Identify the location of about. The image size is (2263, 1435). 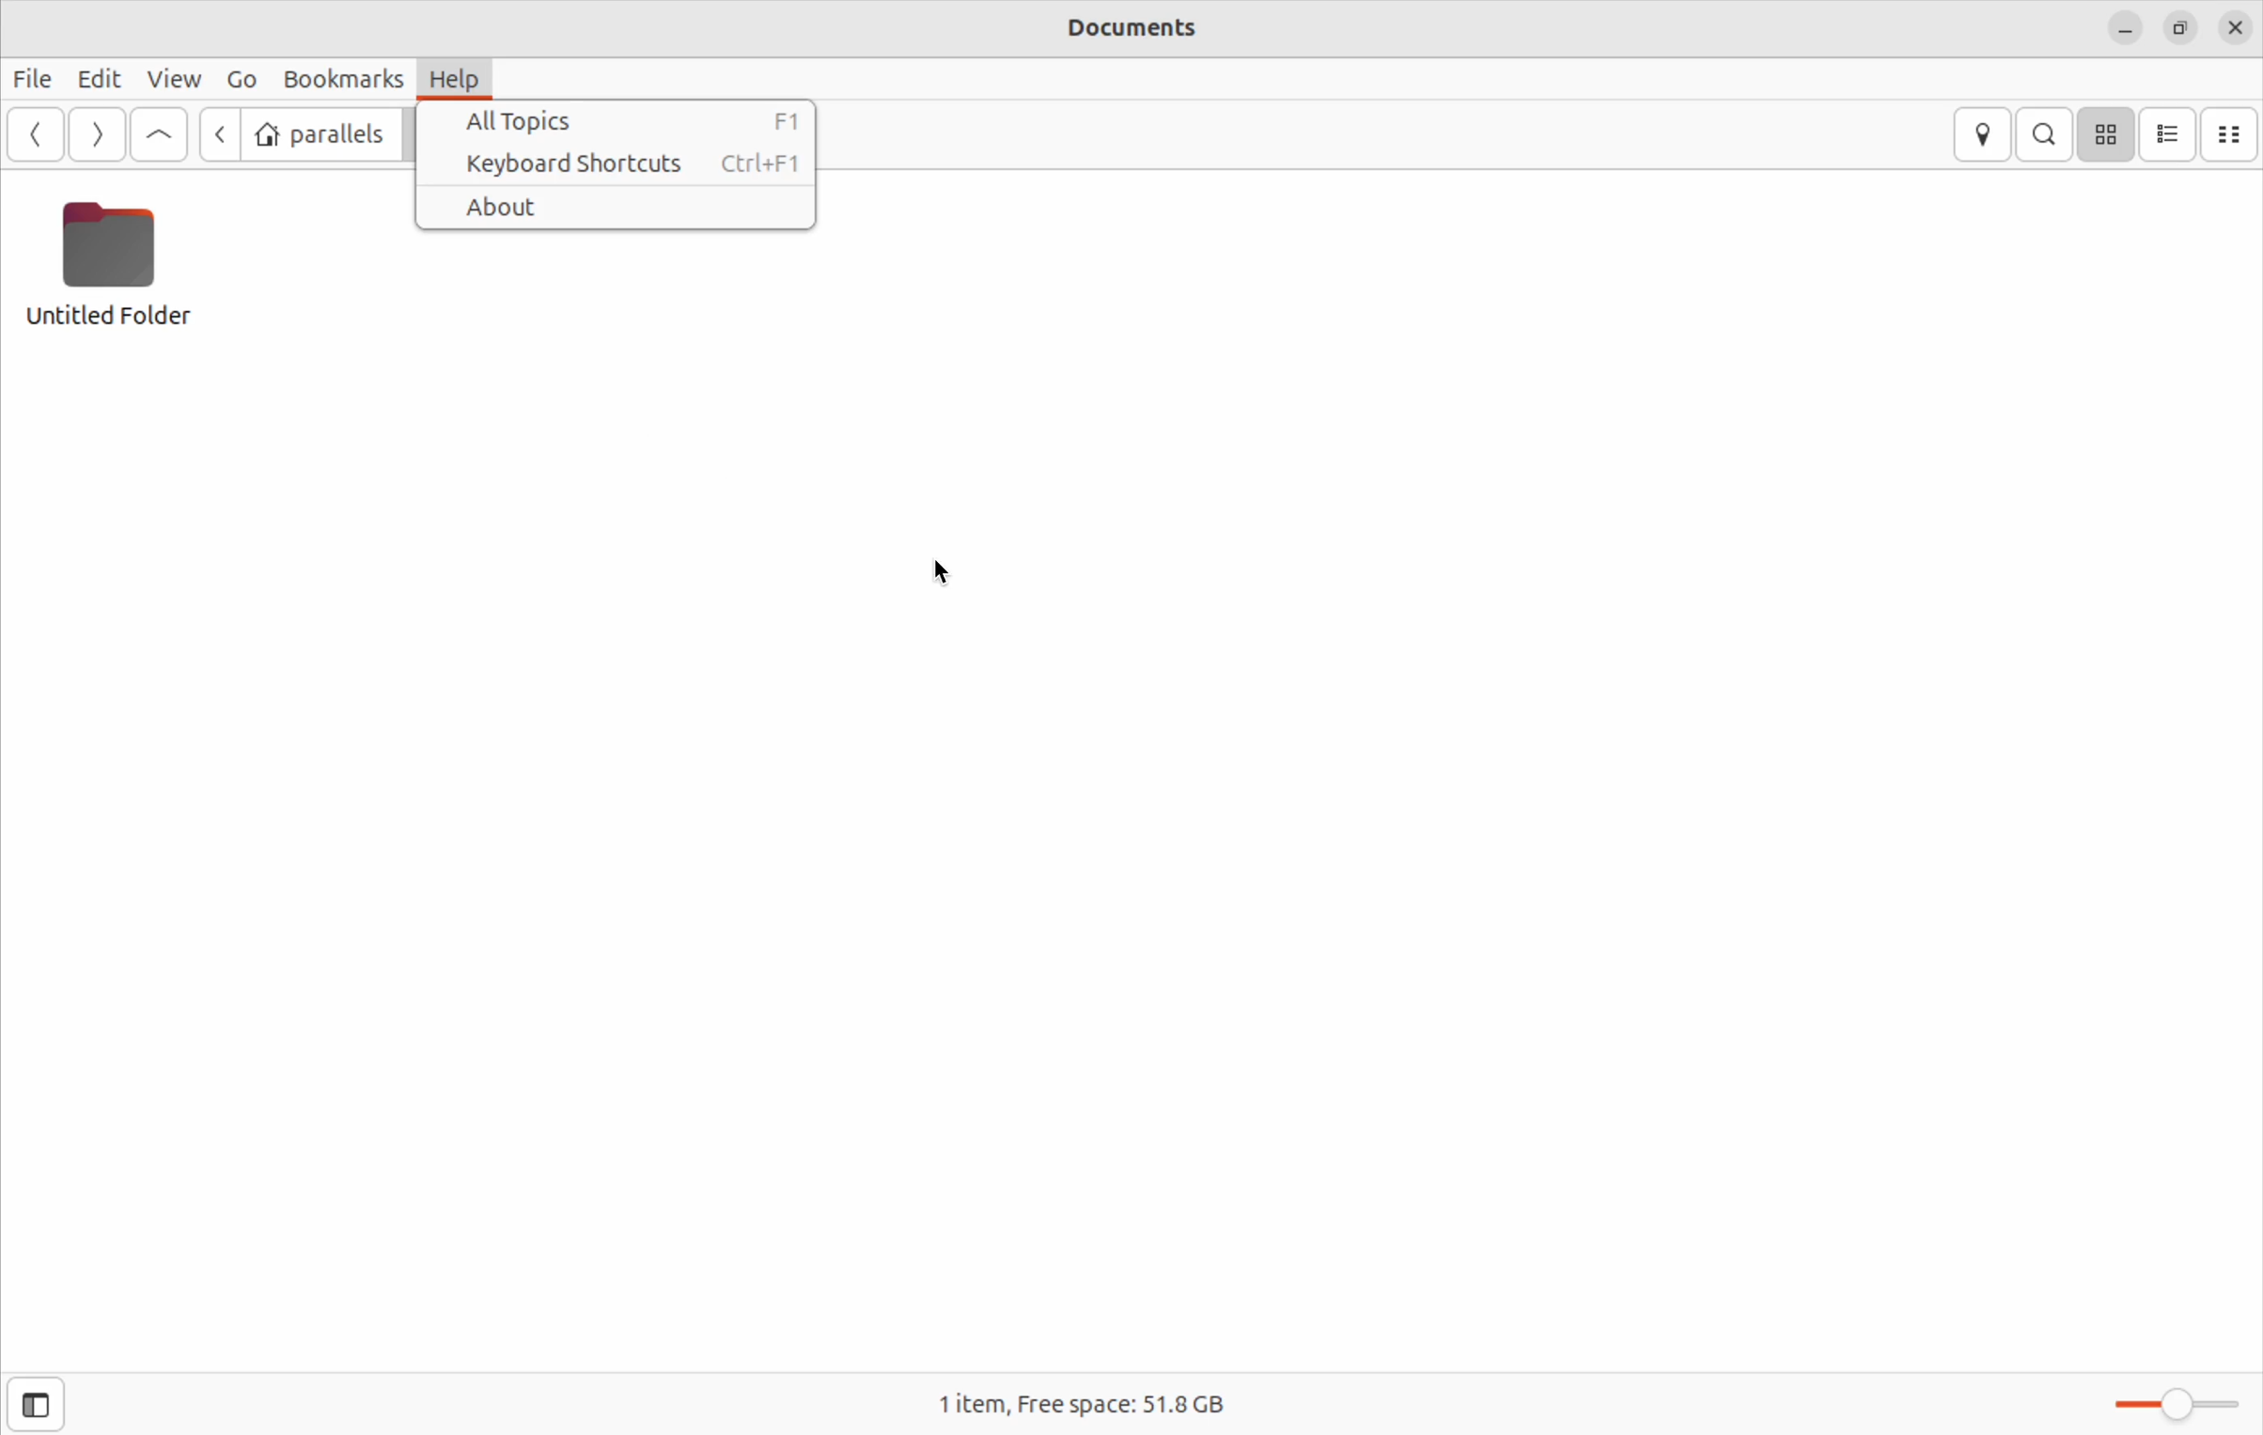
(621, 208).